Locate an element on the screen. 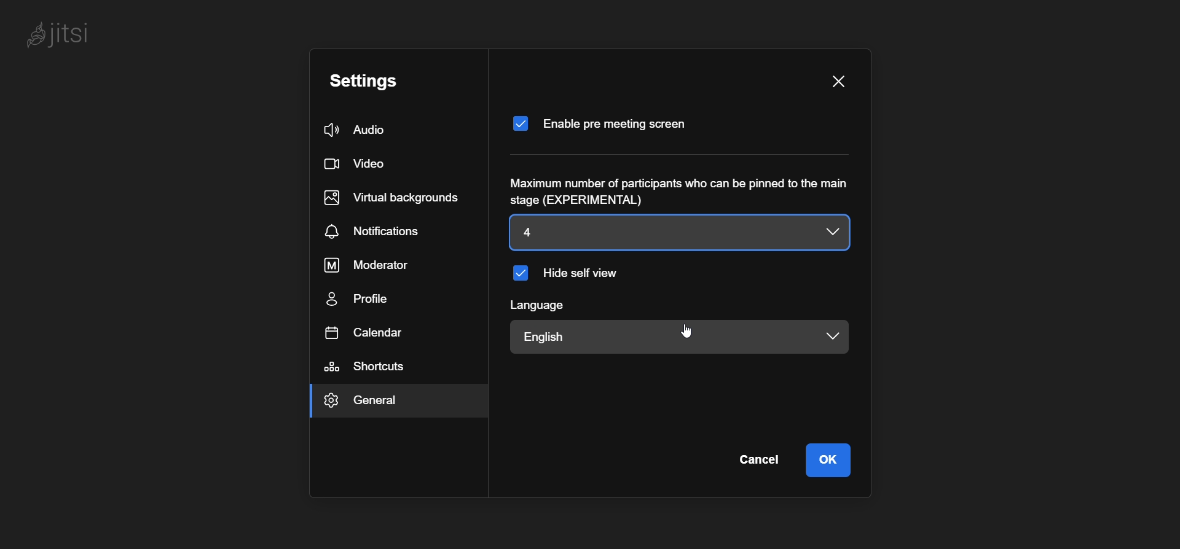 This screenshot has height=549, width=1180. setting is located at coordinates (365, 81).